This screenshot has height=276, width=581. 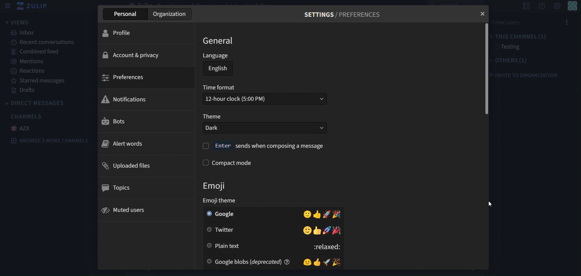 I want to click on SETTINGS / PREFERENCES, so click(x=344, y=14).